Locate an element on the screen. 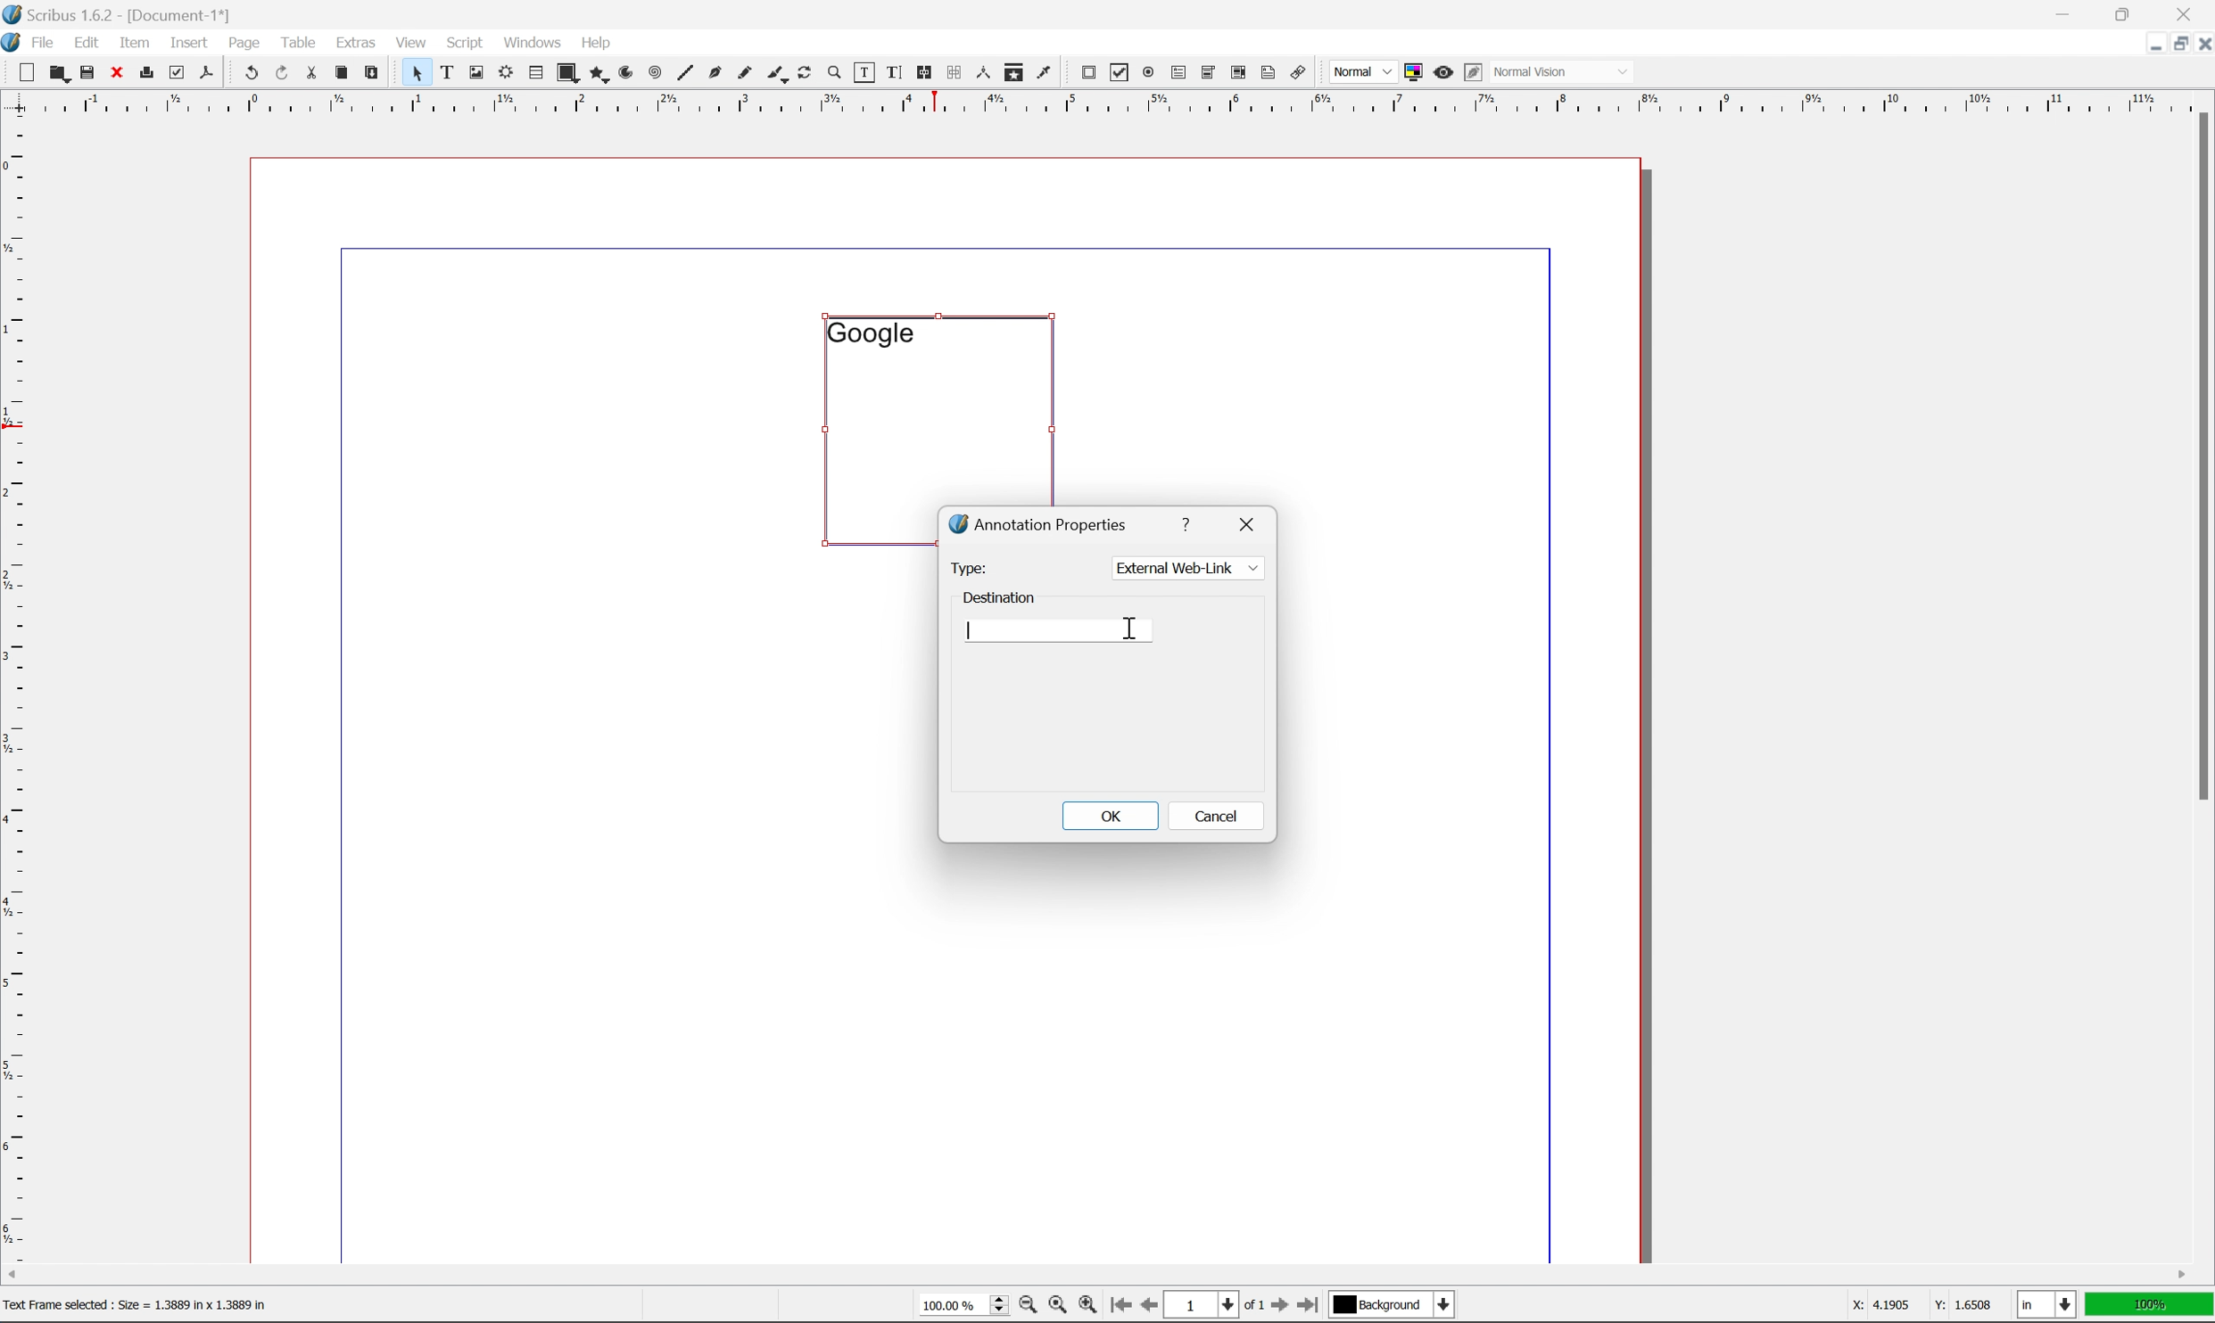 The image size is (2215, 1323). insert is located at coordinates (189, 41).